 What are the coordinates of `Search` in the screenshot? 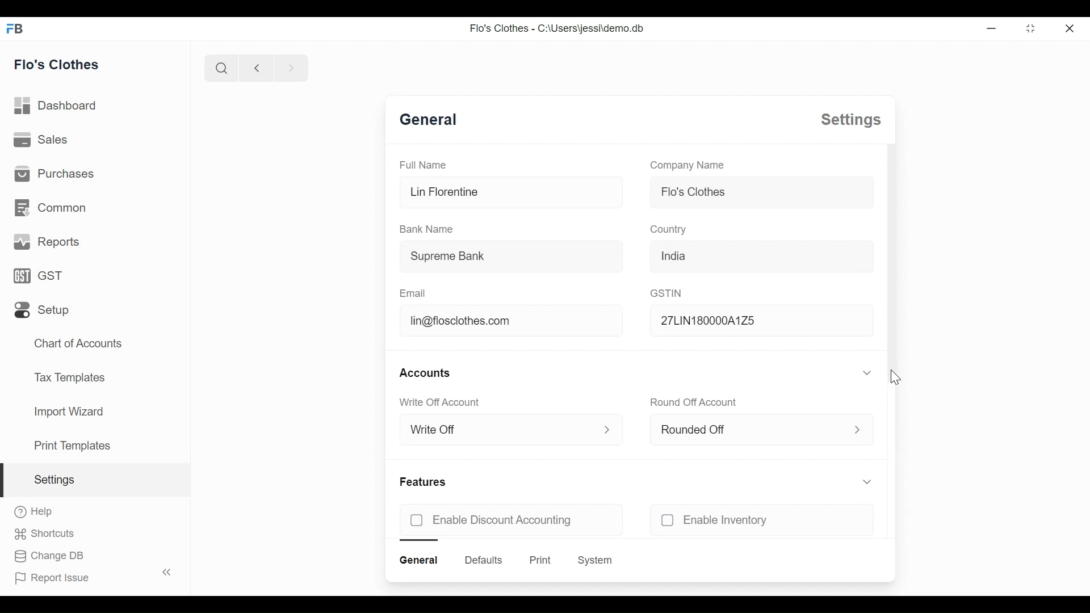 It's located at (220, 68).